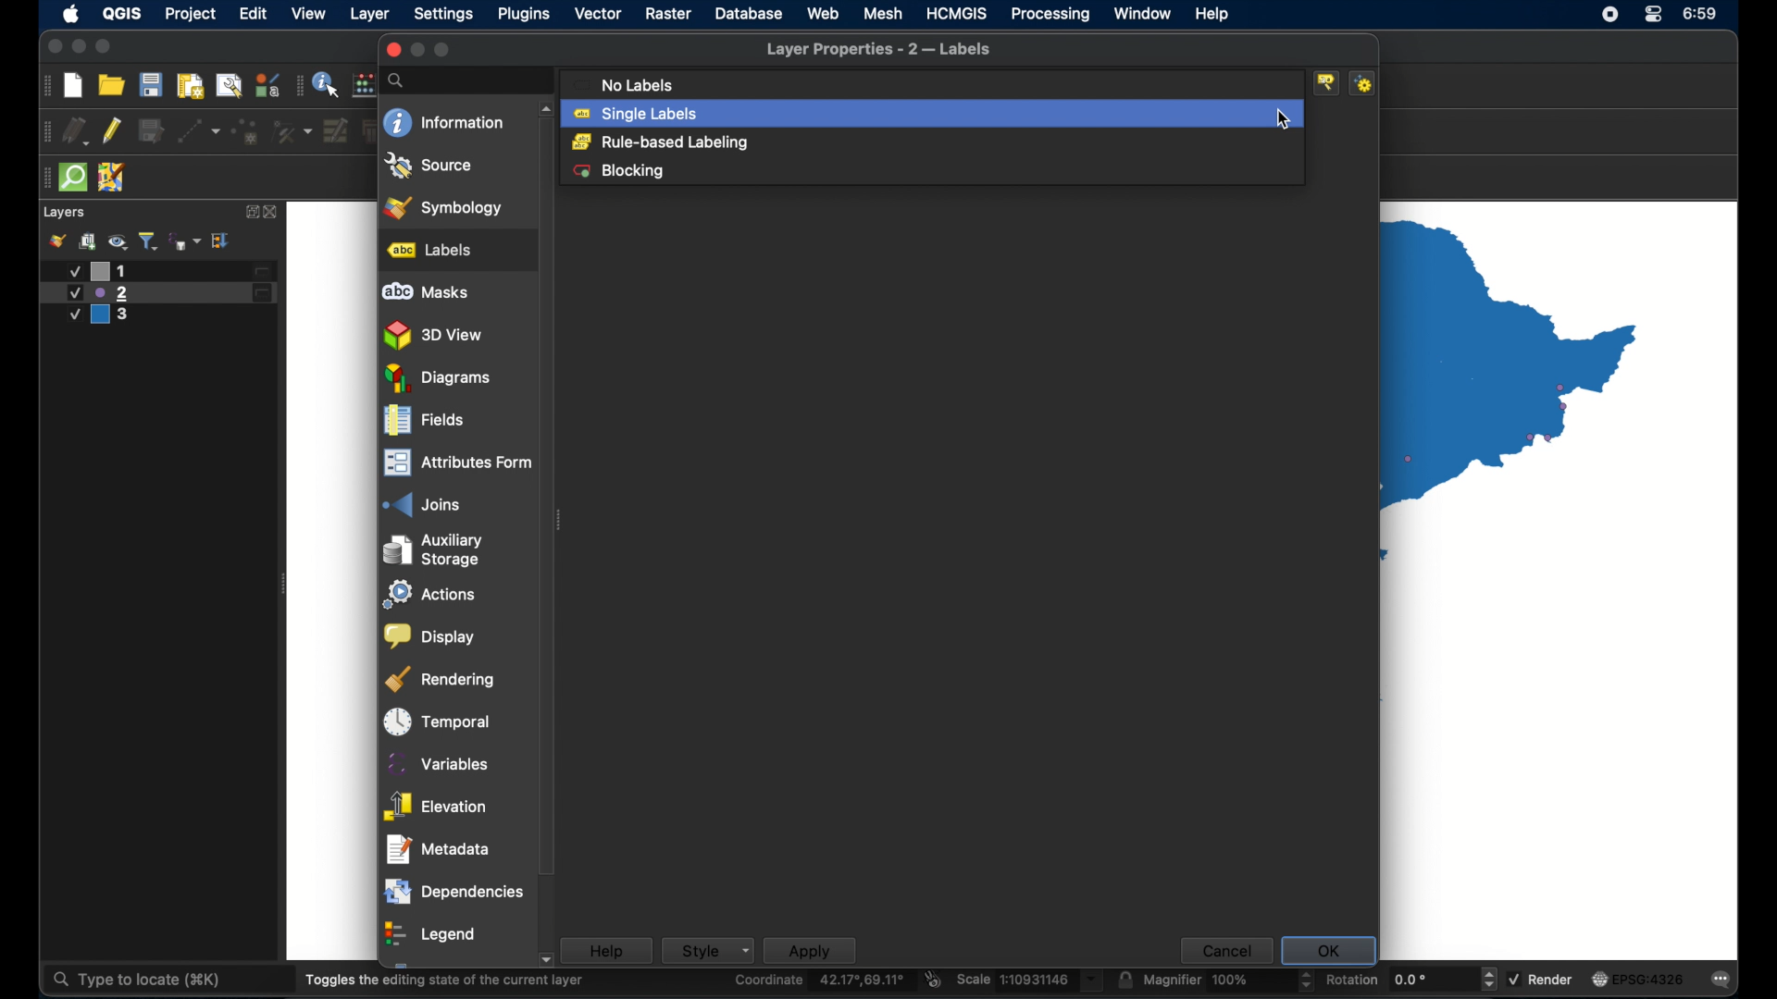 The width and height of the screenshot is (1777, 999). Describe the element at coordinates (445, 980) in the screenshot. I see `toggles the  dining state of the current layer` at that location.